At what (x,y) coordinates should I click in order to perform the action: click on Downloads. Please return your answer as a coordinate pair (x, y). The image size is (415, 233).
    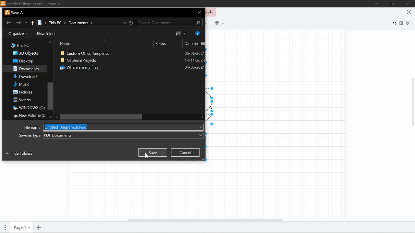
    Looking at the image, I should click on (27, 77).